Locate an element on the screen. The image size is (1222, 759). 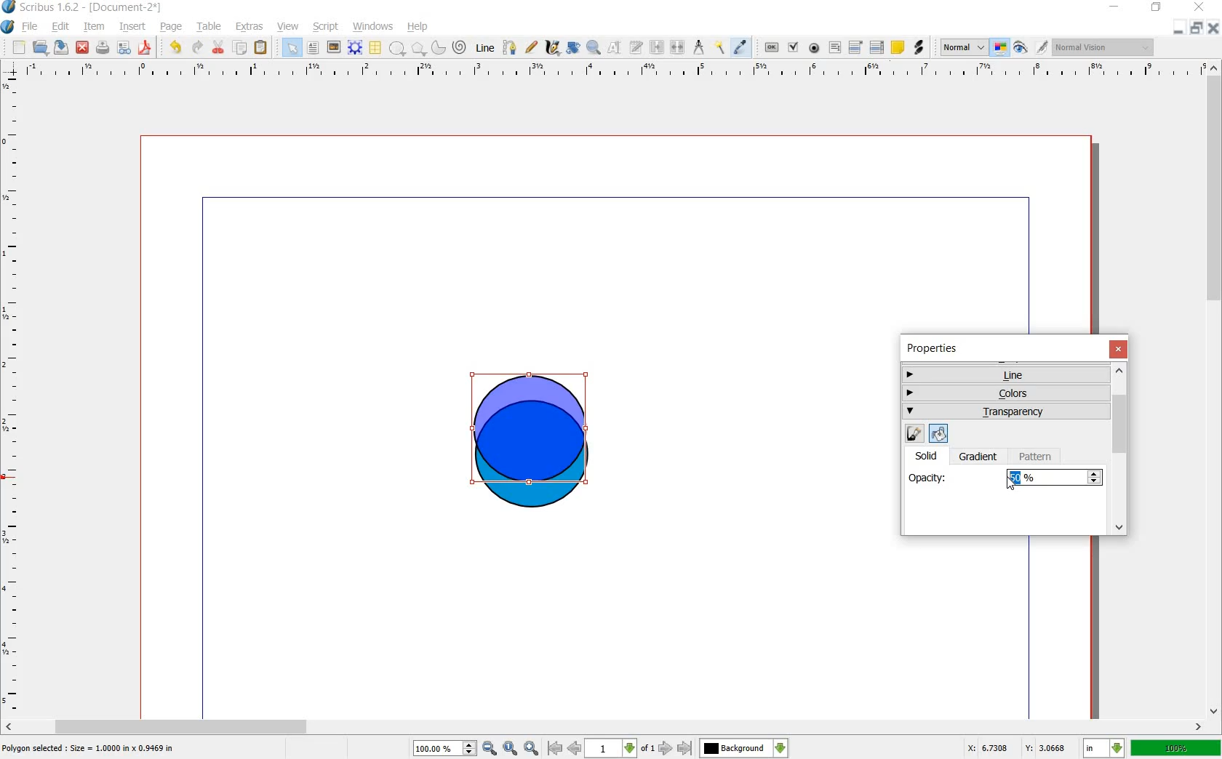
go to first or previous page is located at coordinates (564, 749).